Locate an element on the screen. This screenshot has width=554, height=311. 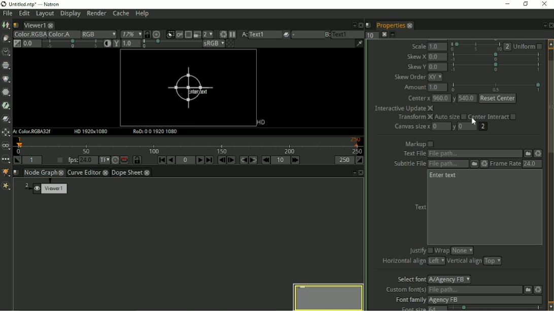
Layout is located at coordinates (44, 15).